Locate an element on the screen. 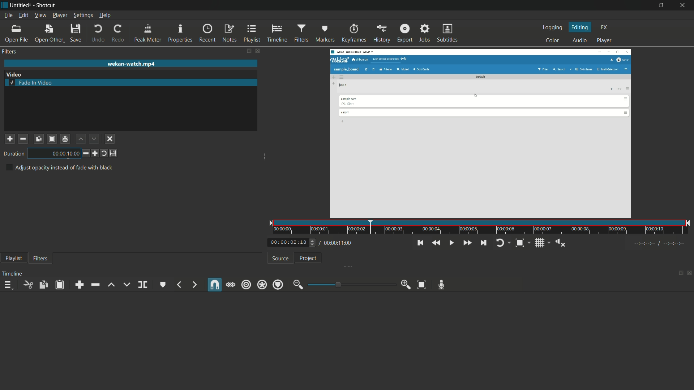 Image resolution: width=694 pixels, height=390 pixels. timeline is located at coordinates (12, 274).